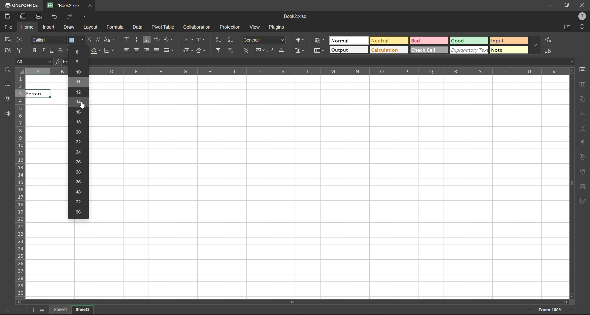  I want to click on align center, so click(136, 50).